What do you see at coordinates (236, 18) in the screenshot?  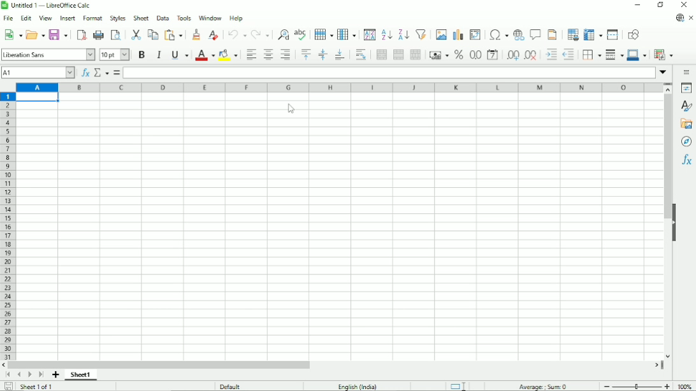 I see `Help` at bounding box center [236, 18].